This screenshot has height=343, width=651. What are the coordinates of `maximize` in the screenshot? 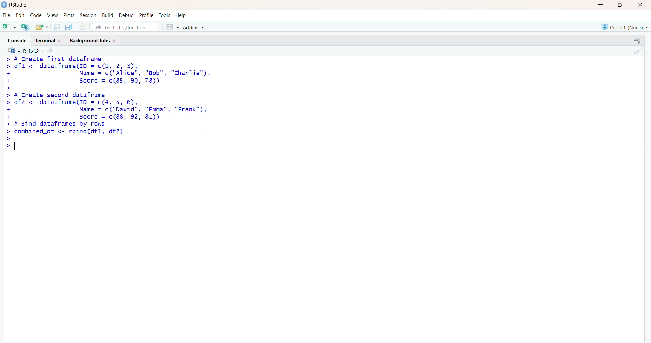 It's located at (620, 5).